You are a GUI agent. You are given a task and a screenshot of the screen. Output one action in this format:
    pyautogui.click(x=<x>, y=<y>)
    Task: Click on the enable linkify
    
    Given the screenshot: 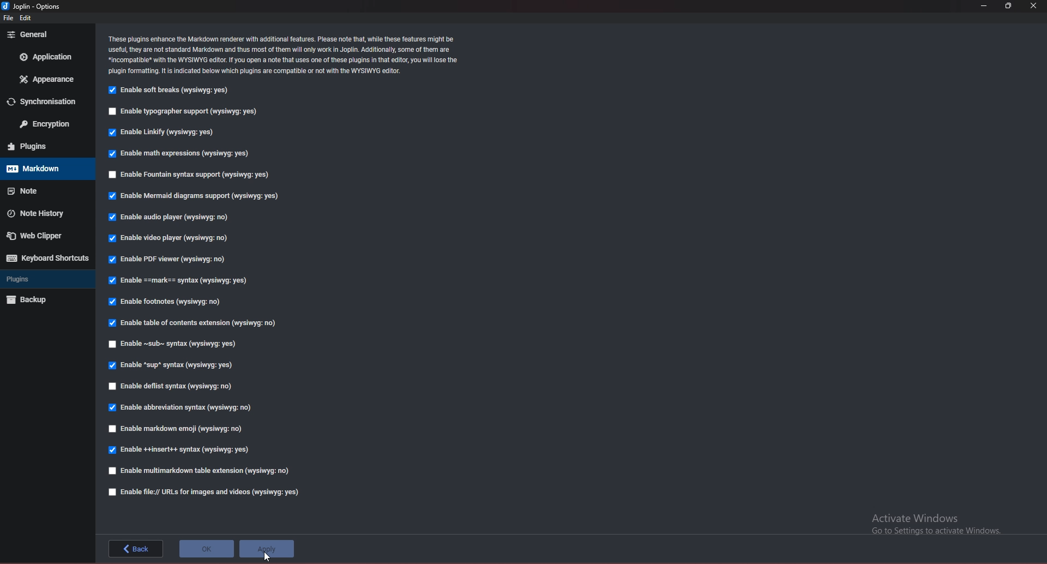 What is the action you would take?
    pyautogui.click(x=166, y=131)
    